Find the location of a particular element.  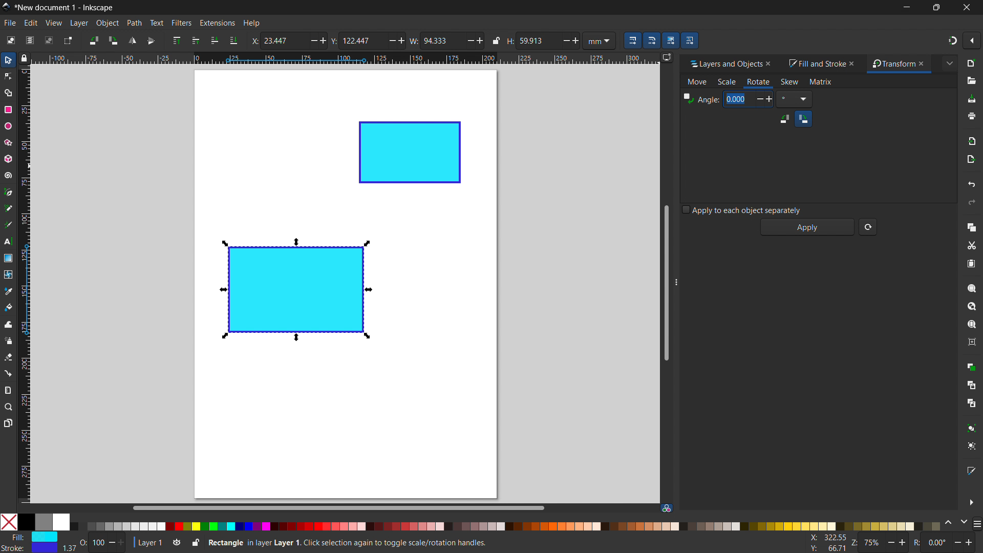

W: 94.333 is located at coordinates (434, 40).